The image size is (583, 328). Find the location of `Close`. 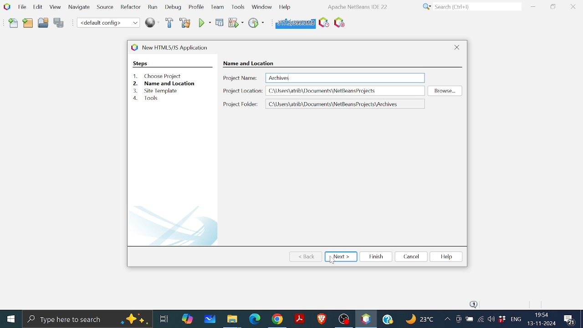

Close is located at coordinates (573, 7).